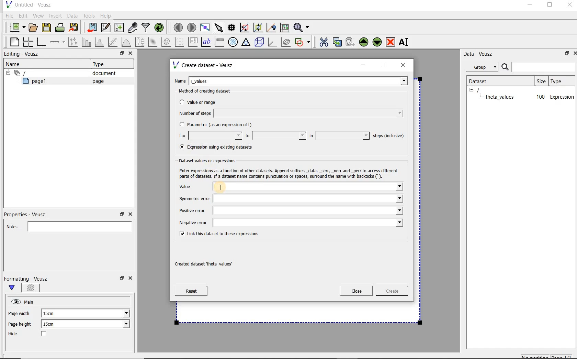 This screenshot has width=577, height=359. What do you see at coordinates (247, 42) in the screenshot?
I see `ternary graph` at bounding box center [247, 42].